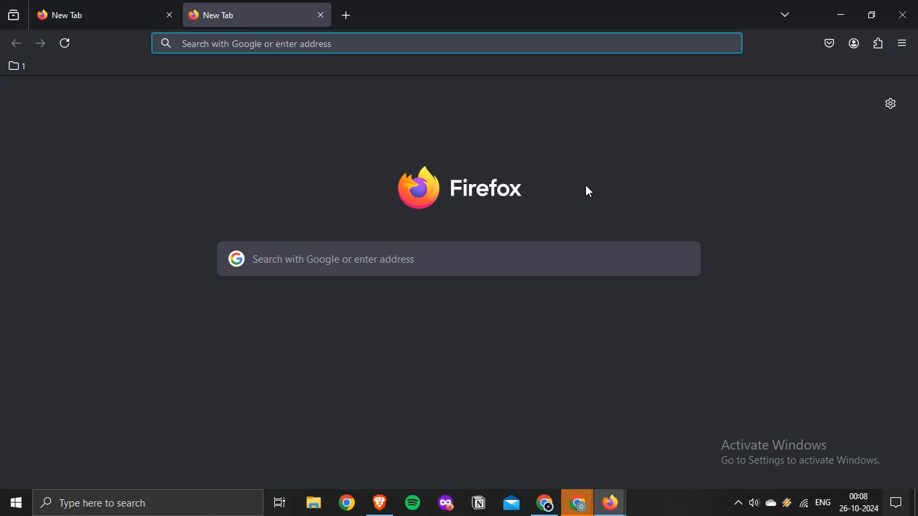 This screenshot has width=918, height=516. Describe the element at coordinates (461, 187) in the screenshot. I see `firefox logo` at that location.